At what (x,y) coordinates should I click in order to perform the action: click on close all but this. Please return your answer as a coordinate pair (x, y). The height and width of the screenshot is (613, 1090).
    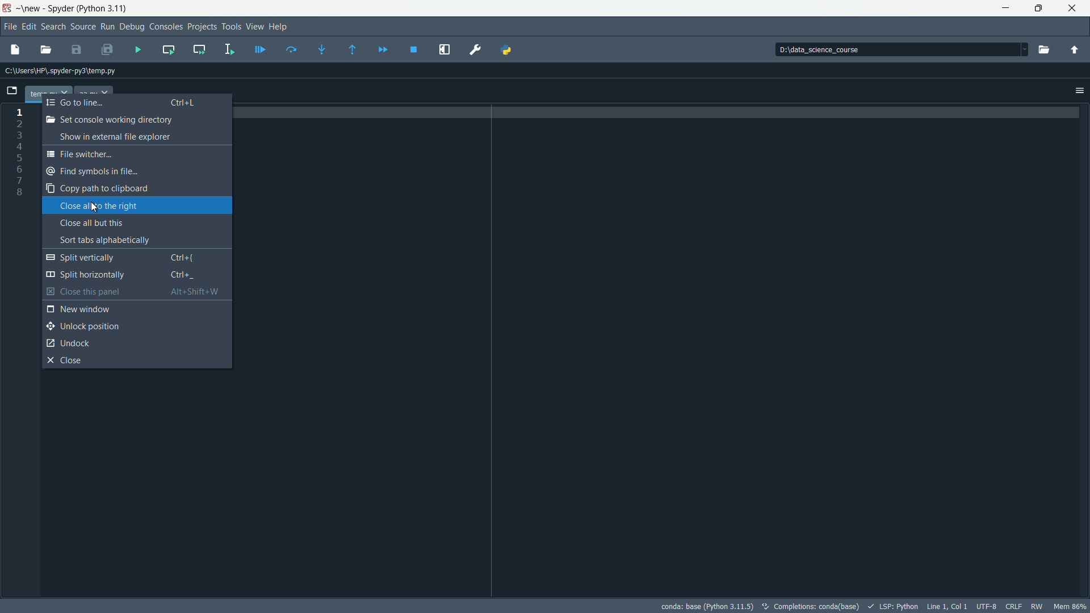
    Looking at the image, I should click on (90, 222).